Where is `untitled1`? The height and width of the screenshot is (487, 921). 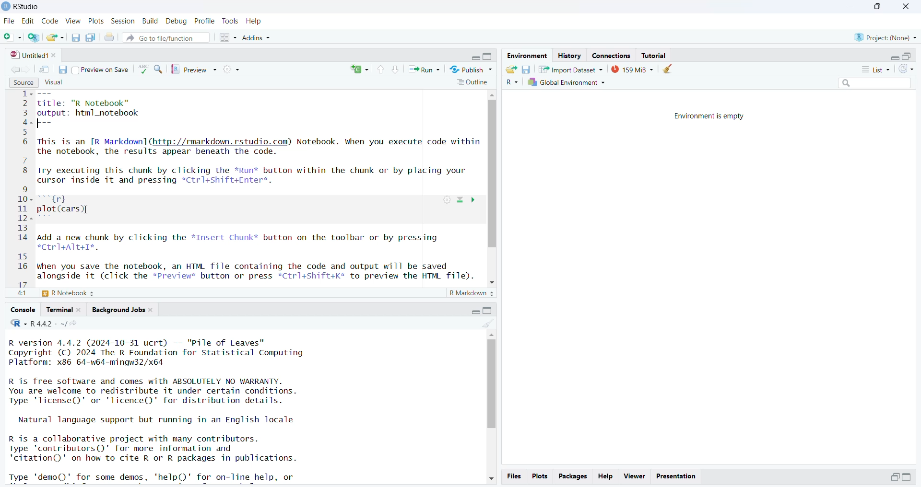 untitled1 is located at coordinates (35, 55).